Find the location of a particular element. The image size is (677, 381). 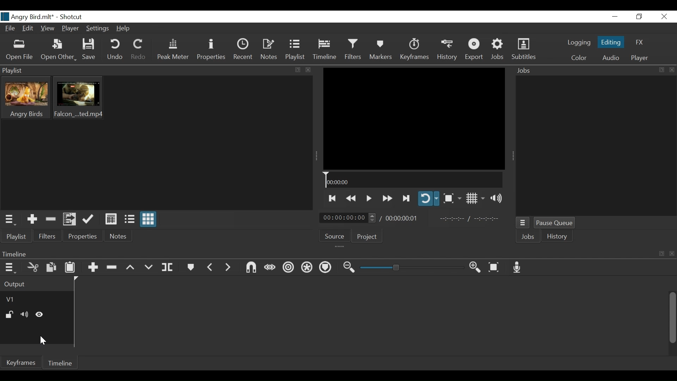

Help is located at coordinates (124, 29).